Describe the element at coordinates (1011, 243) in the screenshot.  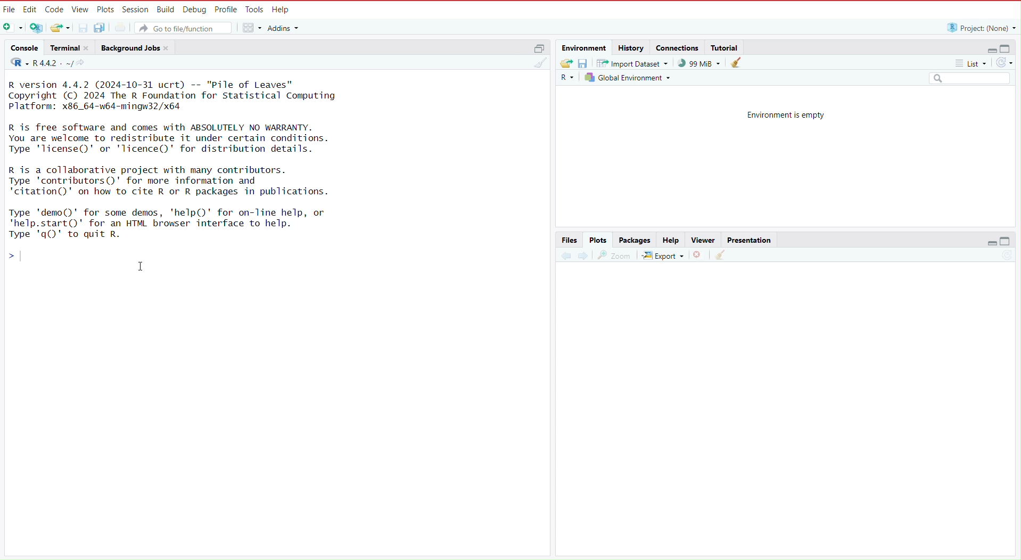
I see `maximize` at that location.